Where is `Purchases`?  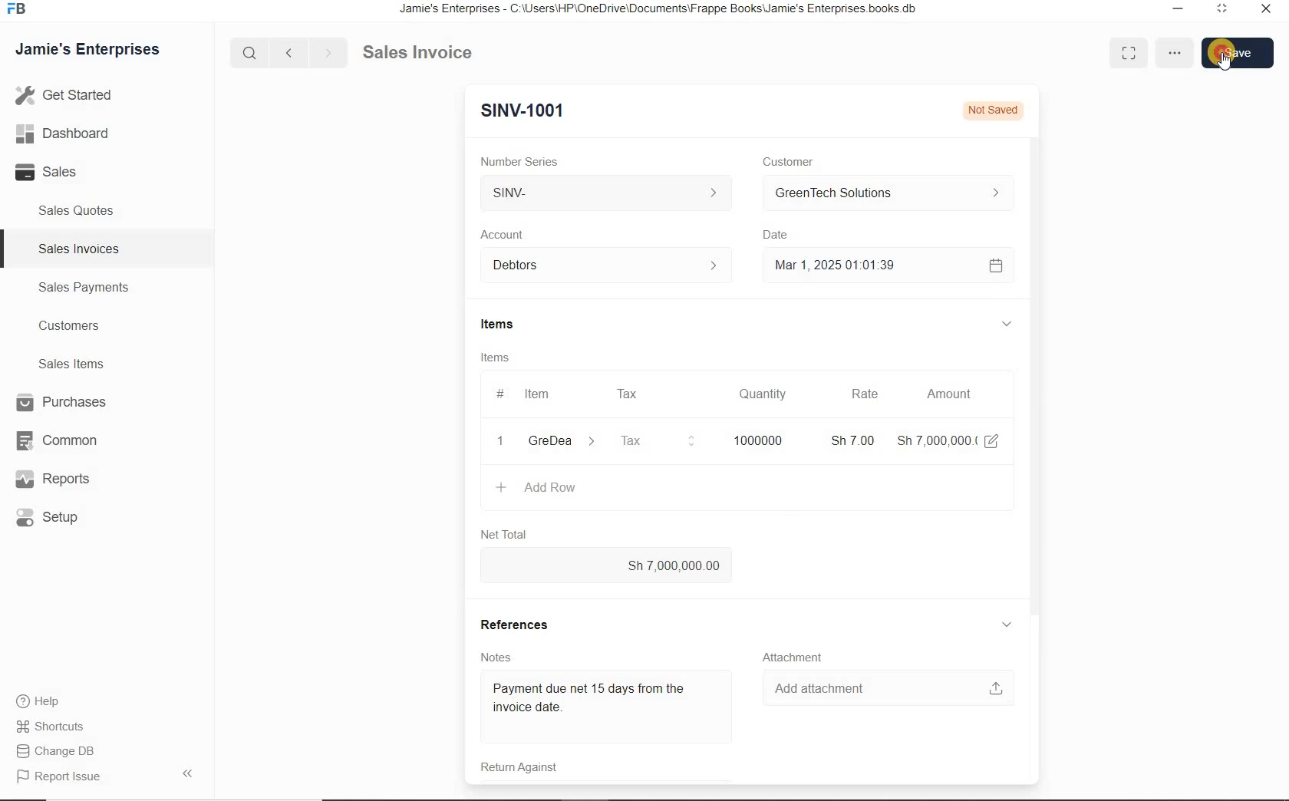
Purchases is located at coordinates (57, 402).